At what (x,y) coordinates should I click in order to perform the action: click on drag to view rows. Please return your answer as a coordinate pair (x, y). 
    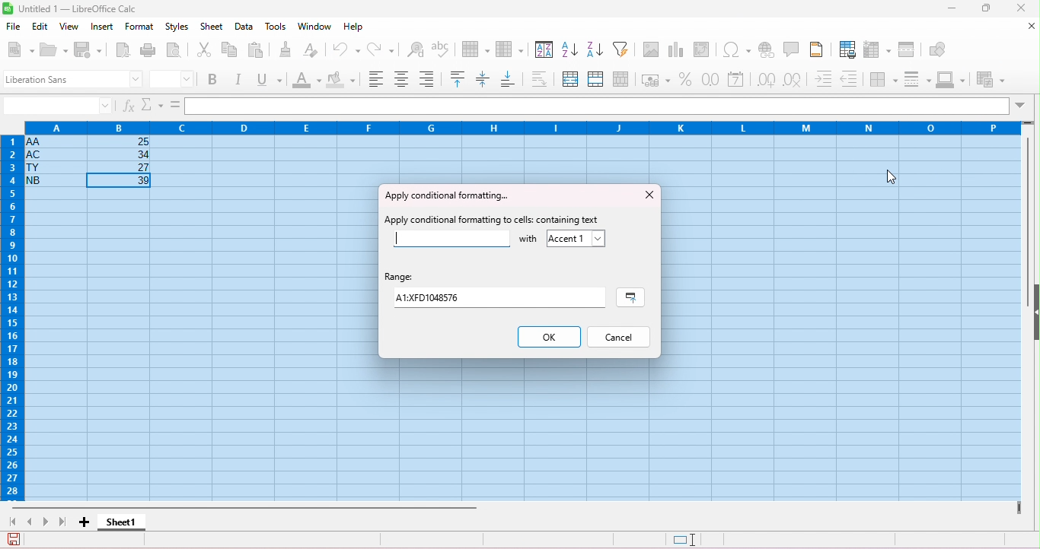
    Looking at the image, I should click on (1029, 123).